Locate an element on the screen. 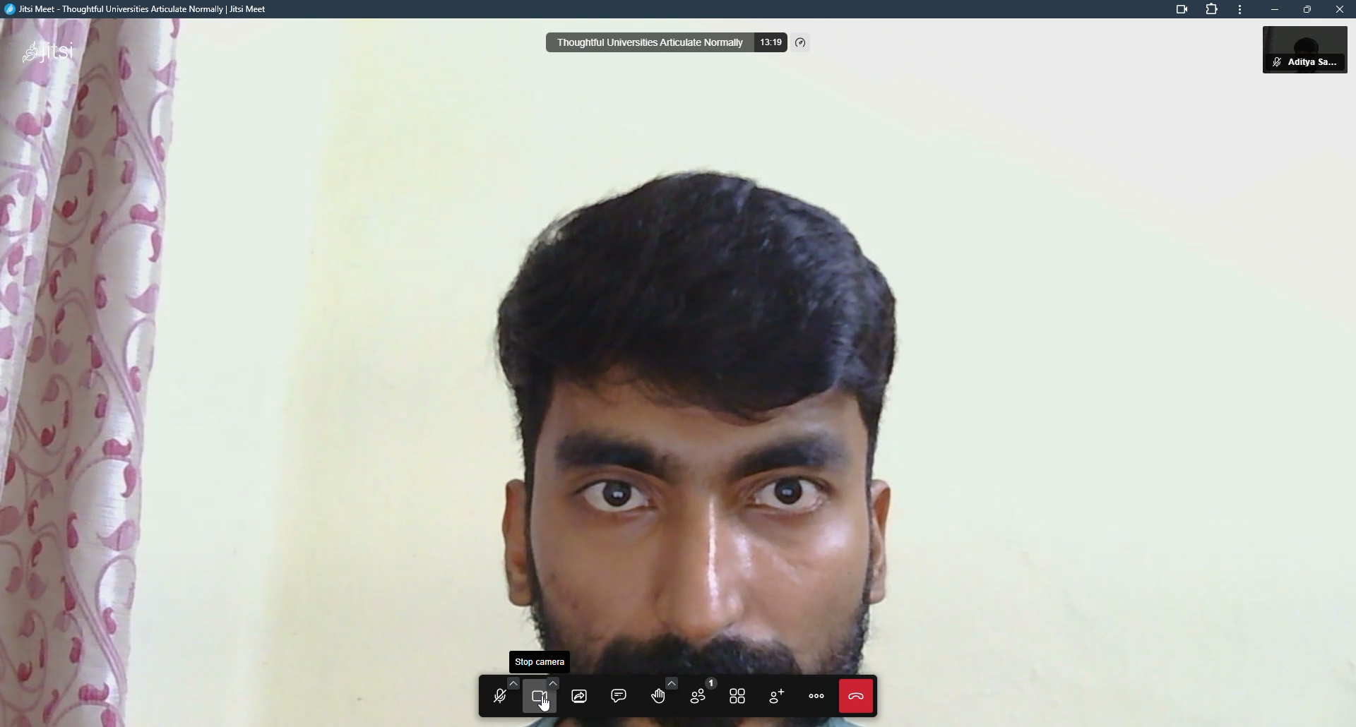  invite people is located at coordinates (774, 697).